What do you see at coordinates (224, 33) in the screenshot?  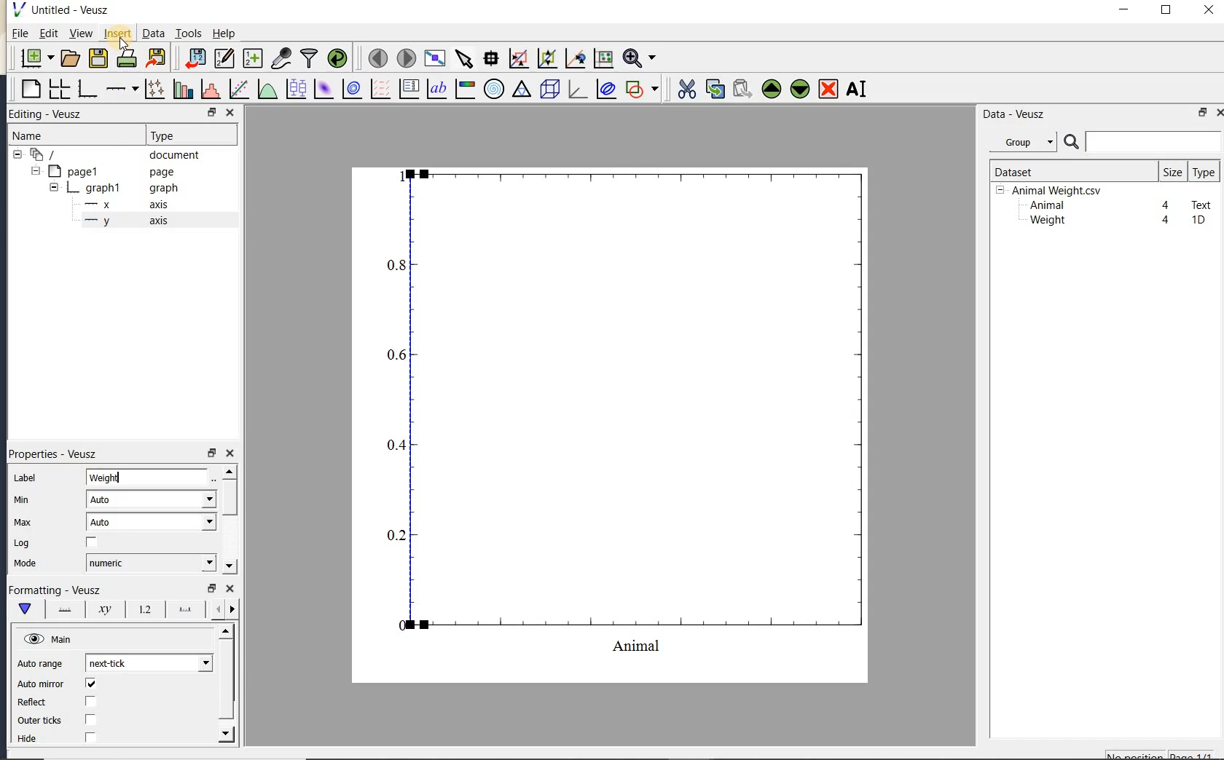 I see `Help` at bounding box center [224, 33].